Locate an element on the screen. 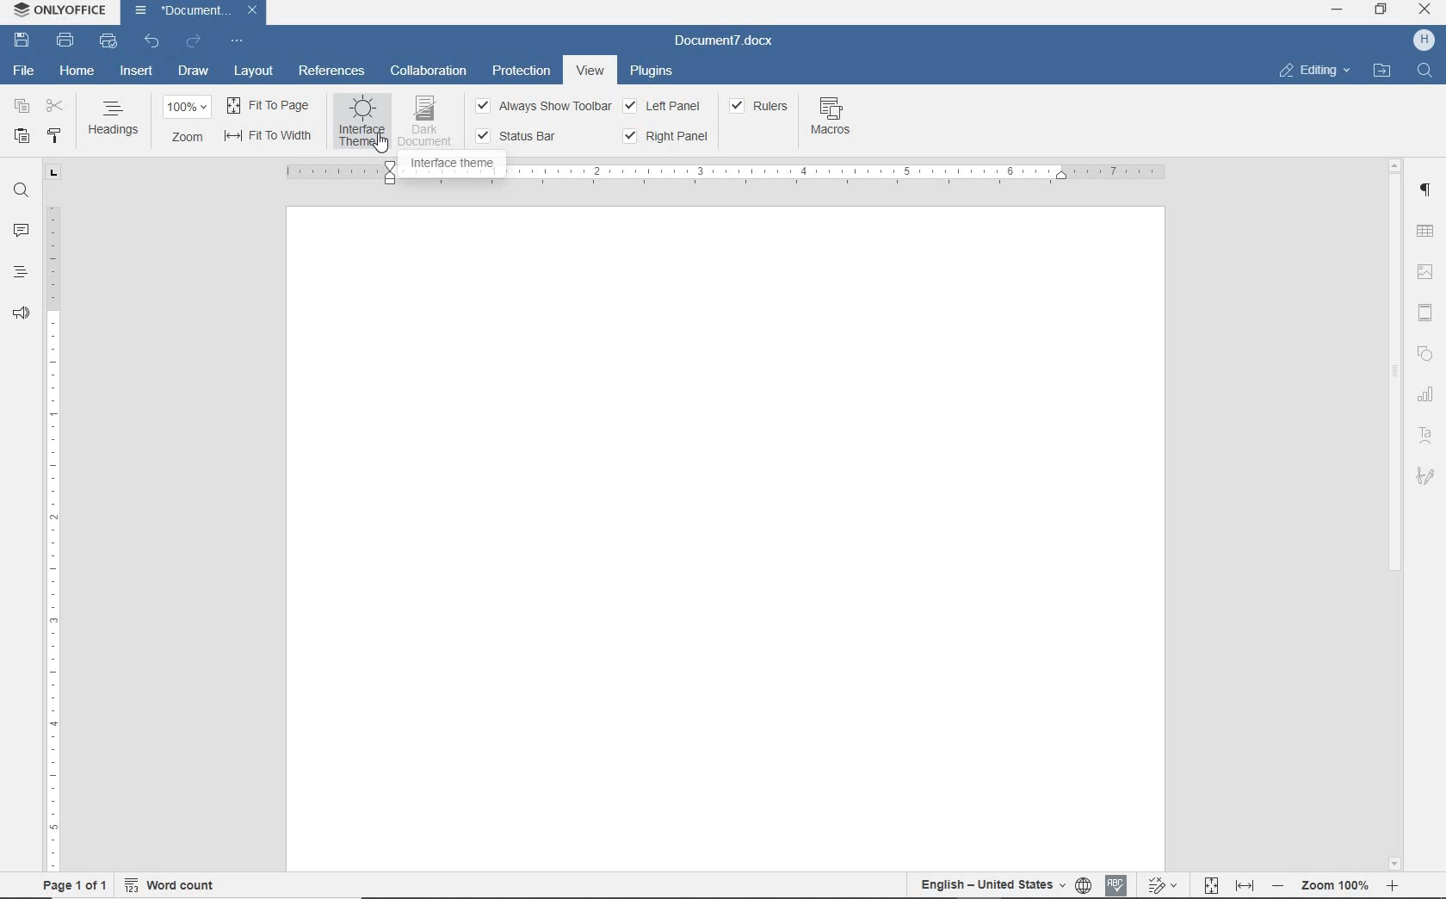 The height and width of the screenshot is (899, 1446). FIND is located at coordinates (1424, 71).